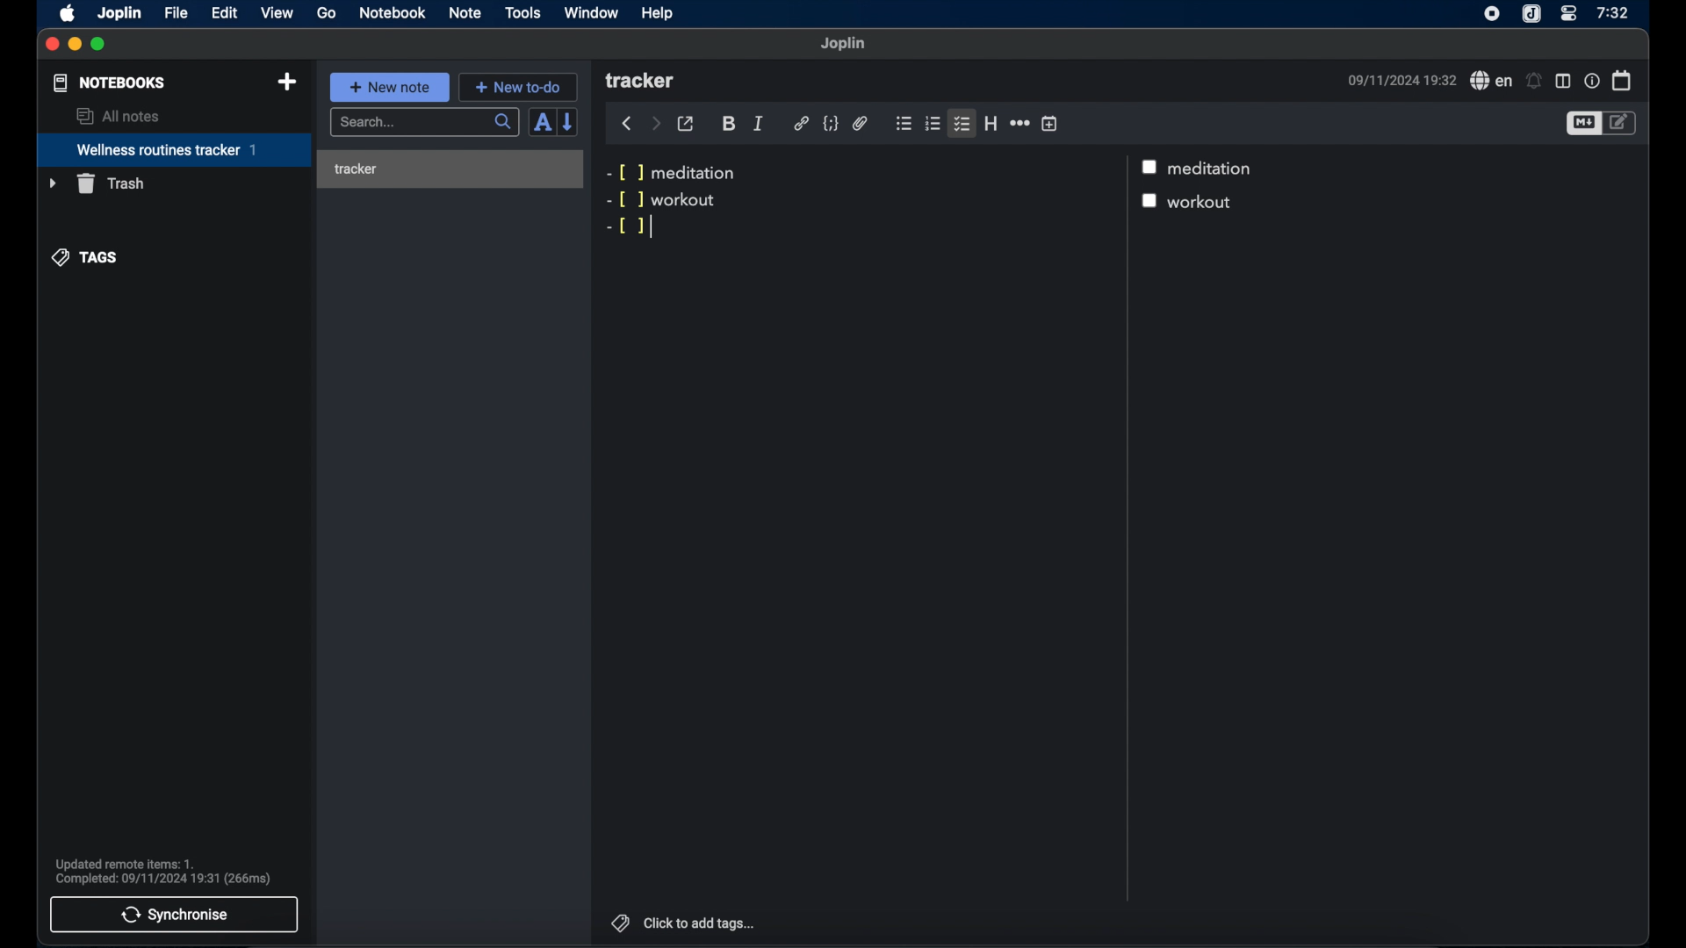 The height and width of the screenshot is (948, 1686). What do you see at coordinates (904, 124) in the screenshot?
I see `bulleted list` at bounding box center [904, 124].